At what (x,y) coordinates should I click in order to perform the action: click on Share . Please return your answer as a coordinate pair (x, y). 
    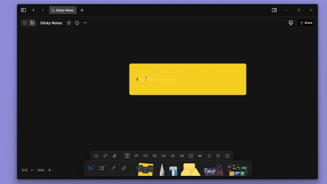
    Looking at the image, I should click on (306, 23).